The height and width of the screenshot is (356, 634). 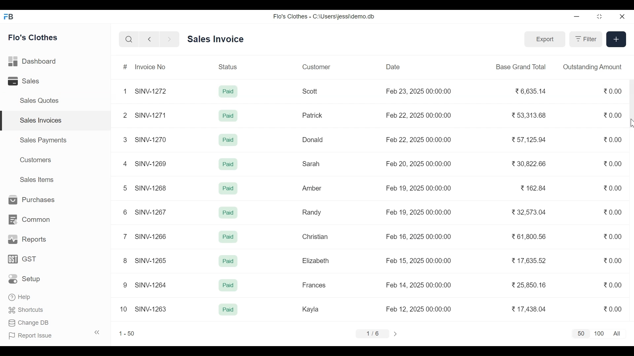 What do you see at coordinates (229, 66) in the screenshot?
I see `Status` at bounding box center [229, 66].